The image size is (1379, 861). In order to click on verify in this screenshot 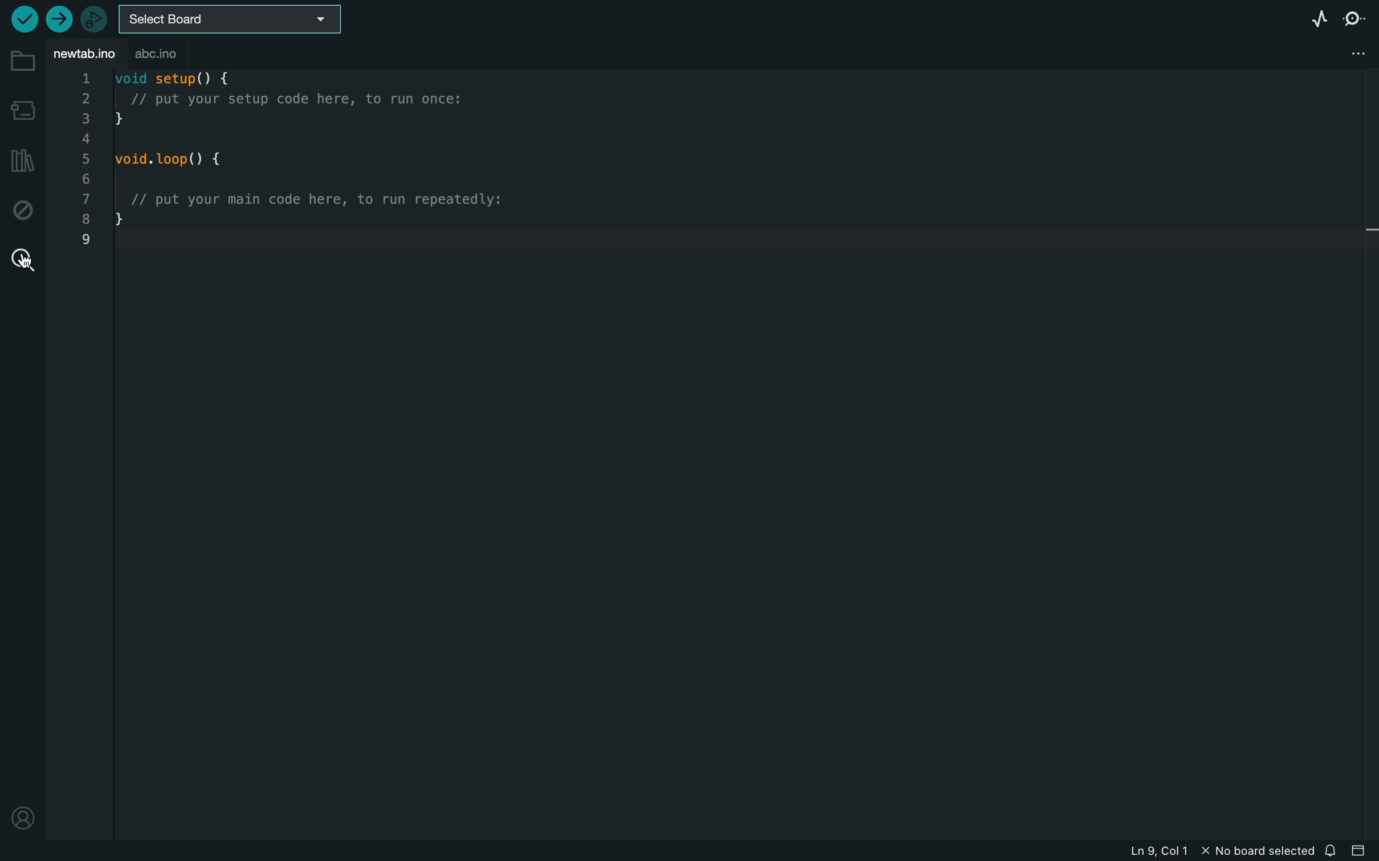, I will do `click(23, 20)`.